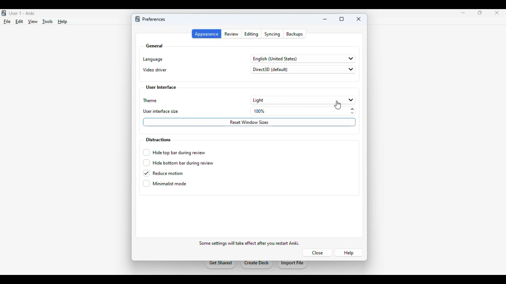 This screenshot has width=506, height=284. What do you see at coordinates (153, 59) in the screenshot?
I see `language` at bounding box center [153, 59].